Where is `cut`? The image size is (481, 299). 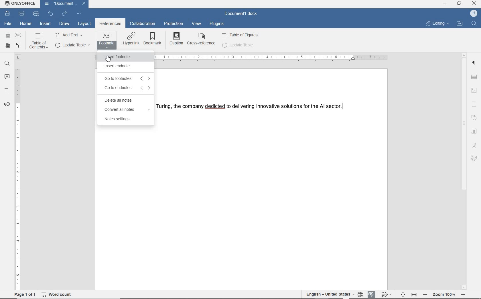
cut is located at coordinates (18, 35).